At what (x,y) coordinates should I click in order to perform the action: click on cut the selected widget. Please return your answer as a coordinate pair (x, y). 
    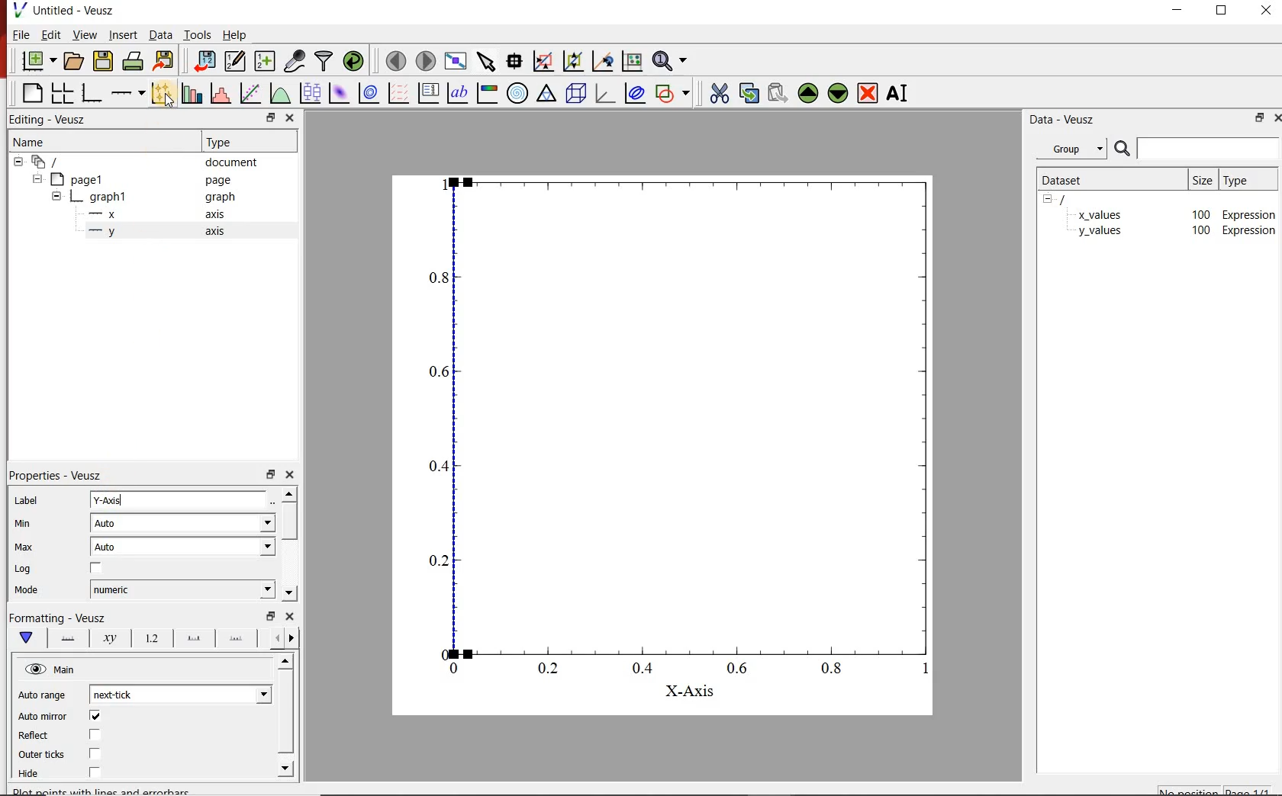
    Looking at the image, I should click on (720, 95).